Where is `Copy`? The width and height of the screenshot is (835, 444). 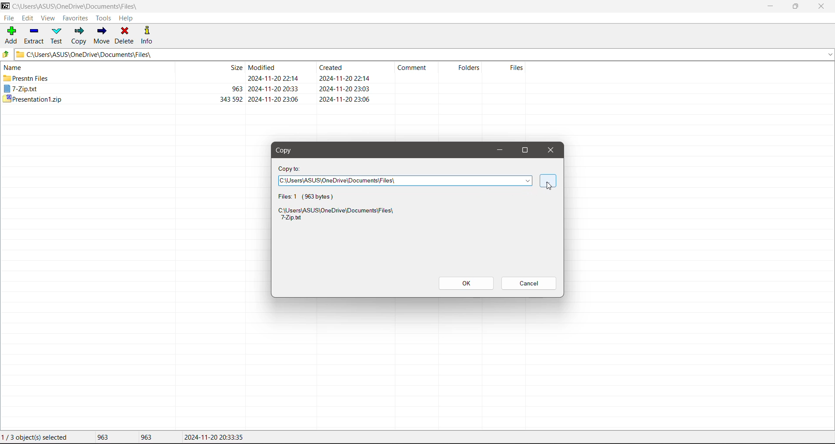
Copy is located at coordinates (79, 35).